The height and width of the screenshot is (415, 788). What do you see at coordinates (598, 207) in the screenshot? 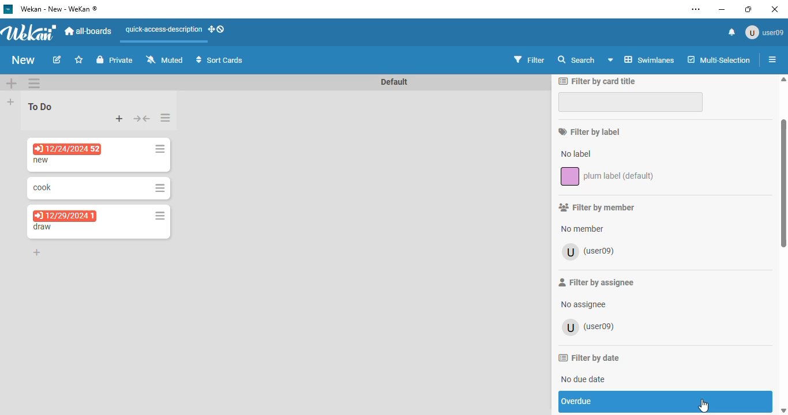
I see `filter by member` at bounding box center [598, 207].